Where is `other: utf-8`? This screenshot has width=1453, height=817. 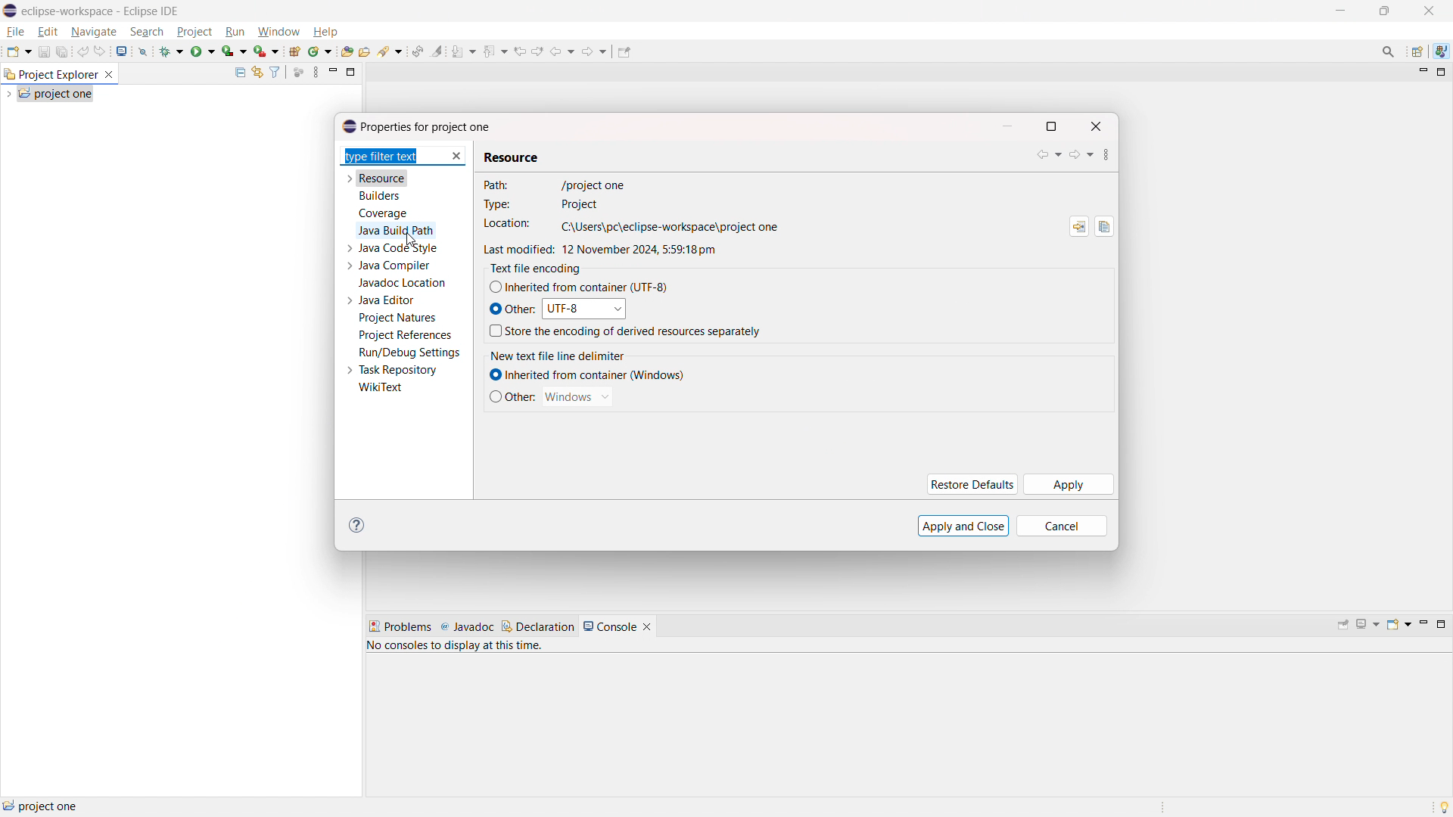
other: utf-8 is located at coordinates (555, 309).